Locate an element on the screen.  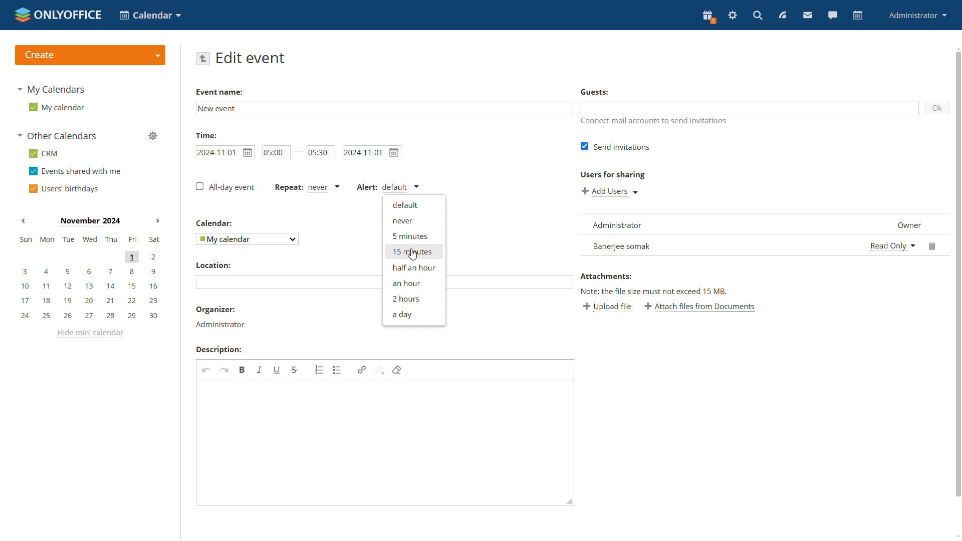
feed is located at coordinates (781, 15).